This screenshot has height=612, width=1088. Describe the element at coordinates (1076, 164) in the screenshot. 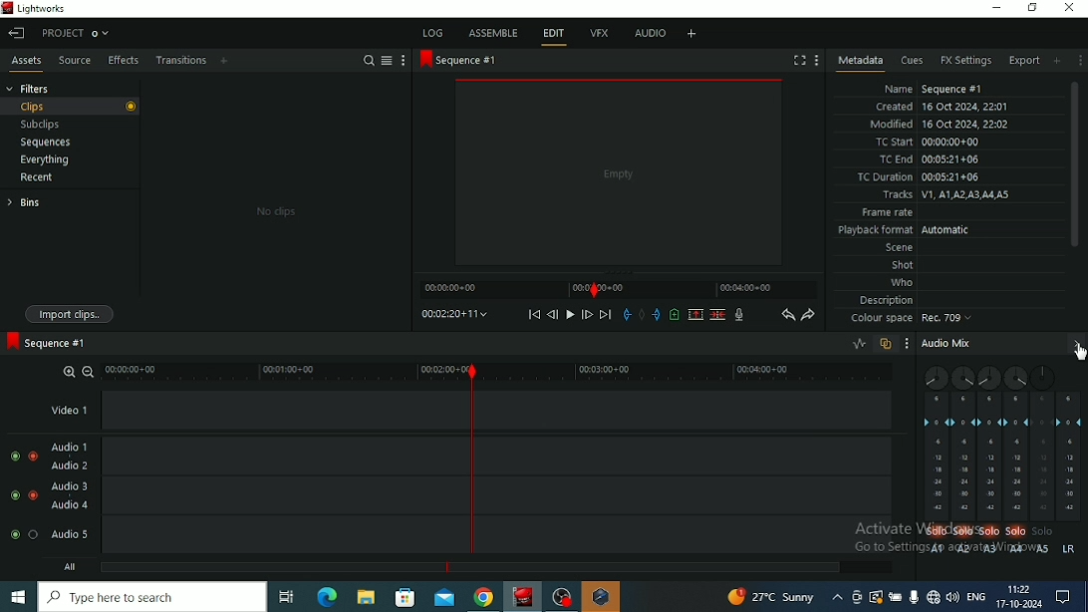

I see `Vertical scrollbar` at that location.